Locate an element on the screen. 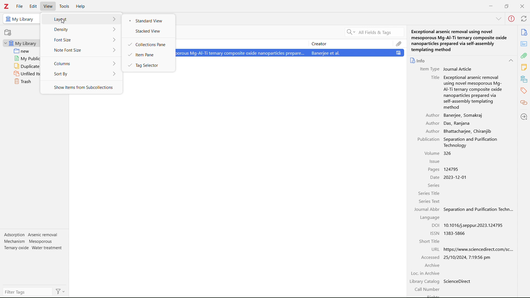 The height and width of the screenshot is (298, 530). Adsorption Arsenic removal is located at coordinates (32, 235).